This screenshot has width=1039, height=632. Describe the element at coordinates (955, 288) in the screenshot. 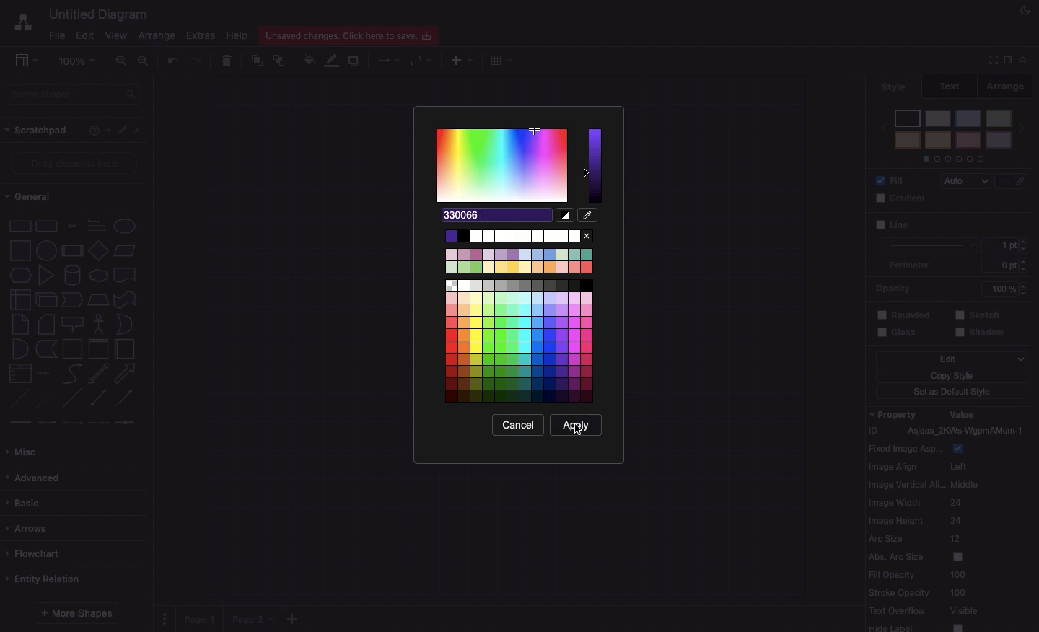

I see `Opacity ` at that location.